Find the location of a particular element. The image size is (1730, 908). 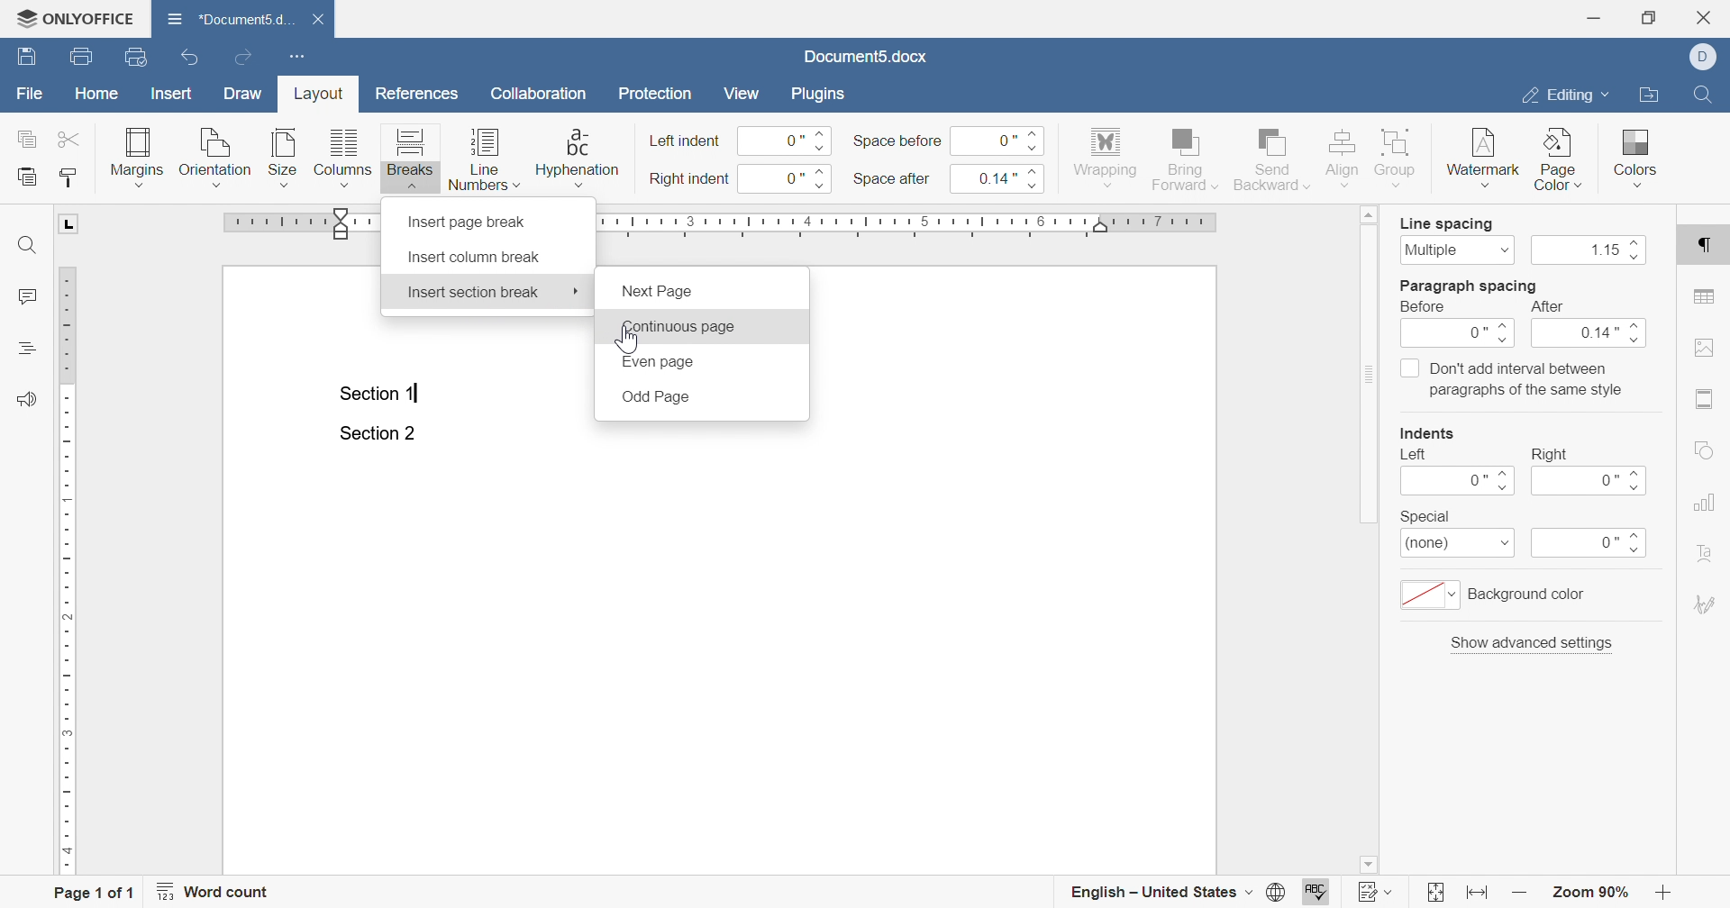

0 is located at coordinates (788, 141).